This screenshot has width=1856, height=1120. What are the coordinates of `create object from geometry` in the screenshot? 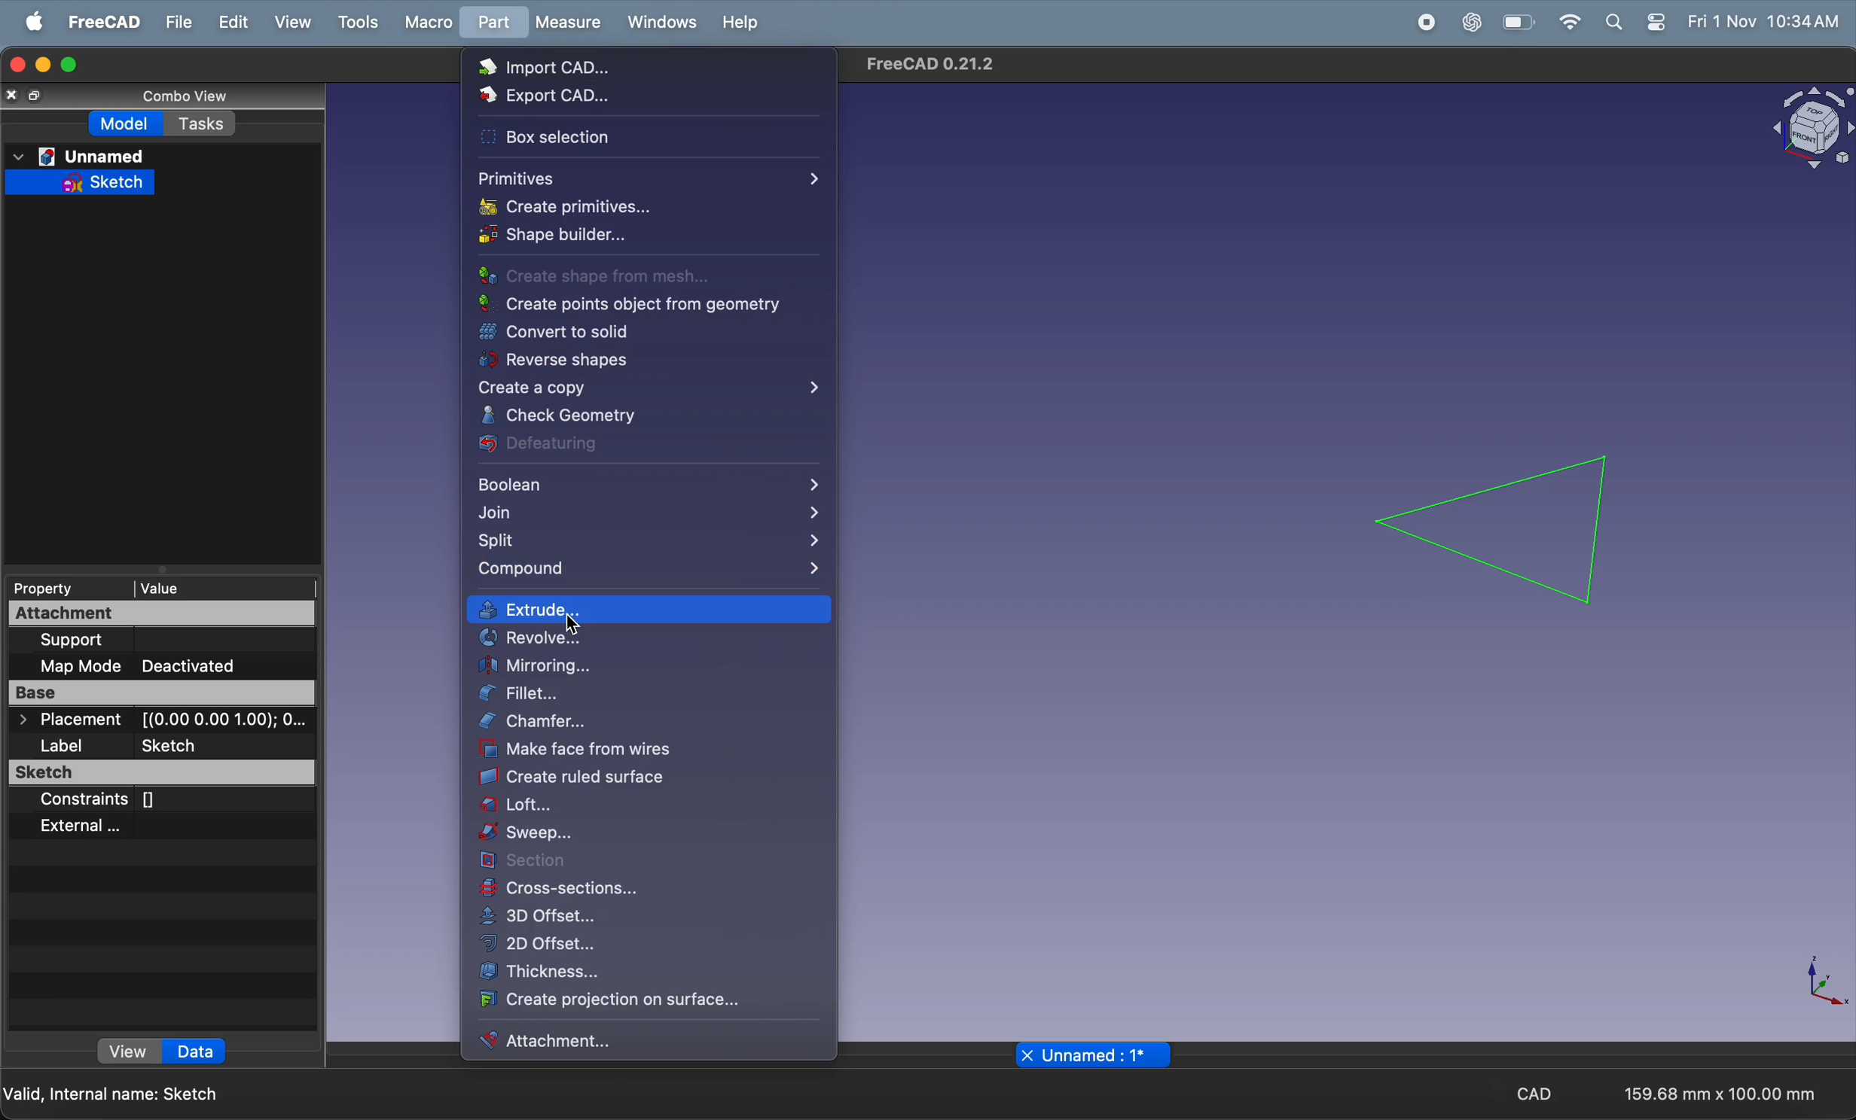 It's located at (640, 306).